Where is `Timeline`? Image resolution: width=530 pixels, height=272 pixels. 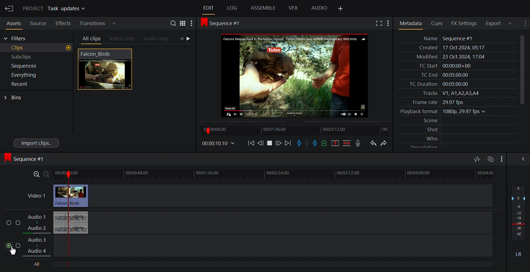
Timeline is located at coordinates (296, 130).